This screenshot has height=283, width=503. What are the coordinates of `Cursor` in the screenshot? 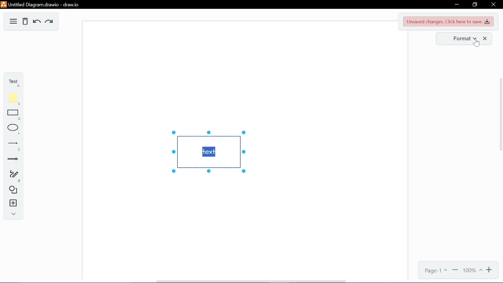 It's located at (475, 45).